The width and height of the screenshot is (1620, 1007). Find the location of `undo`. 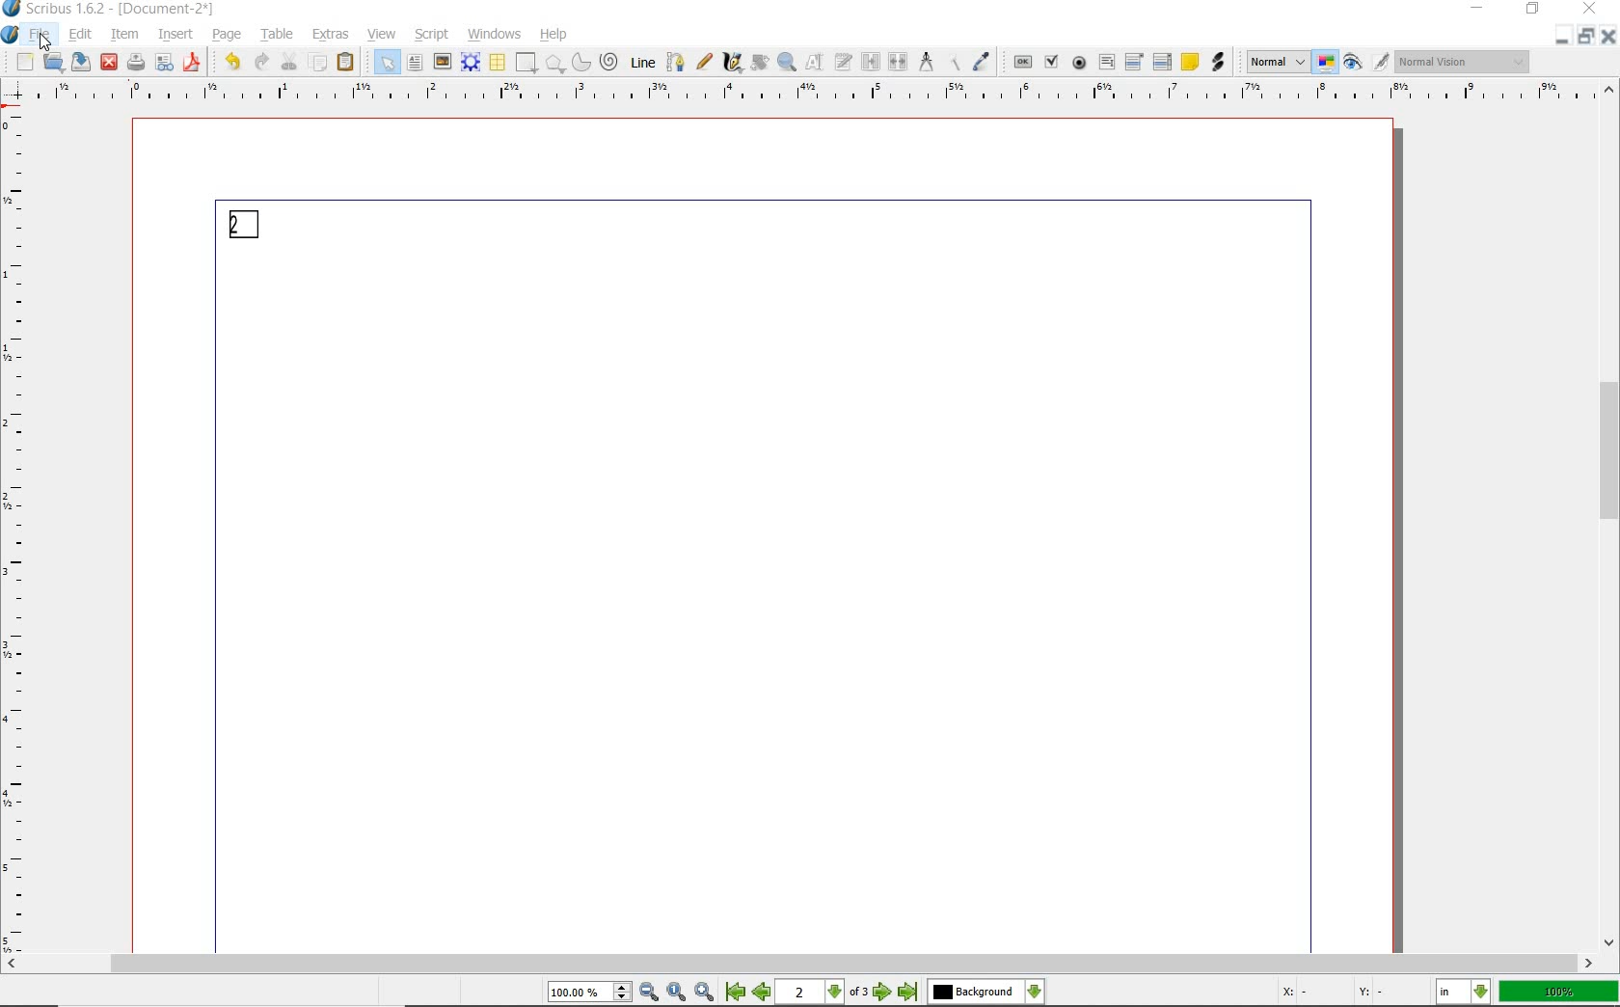

undo is located at coordinates (229, 62).